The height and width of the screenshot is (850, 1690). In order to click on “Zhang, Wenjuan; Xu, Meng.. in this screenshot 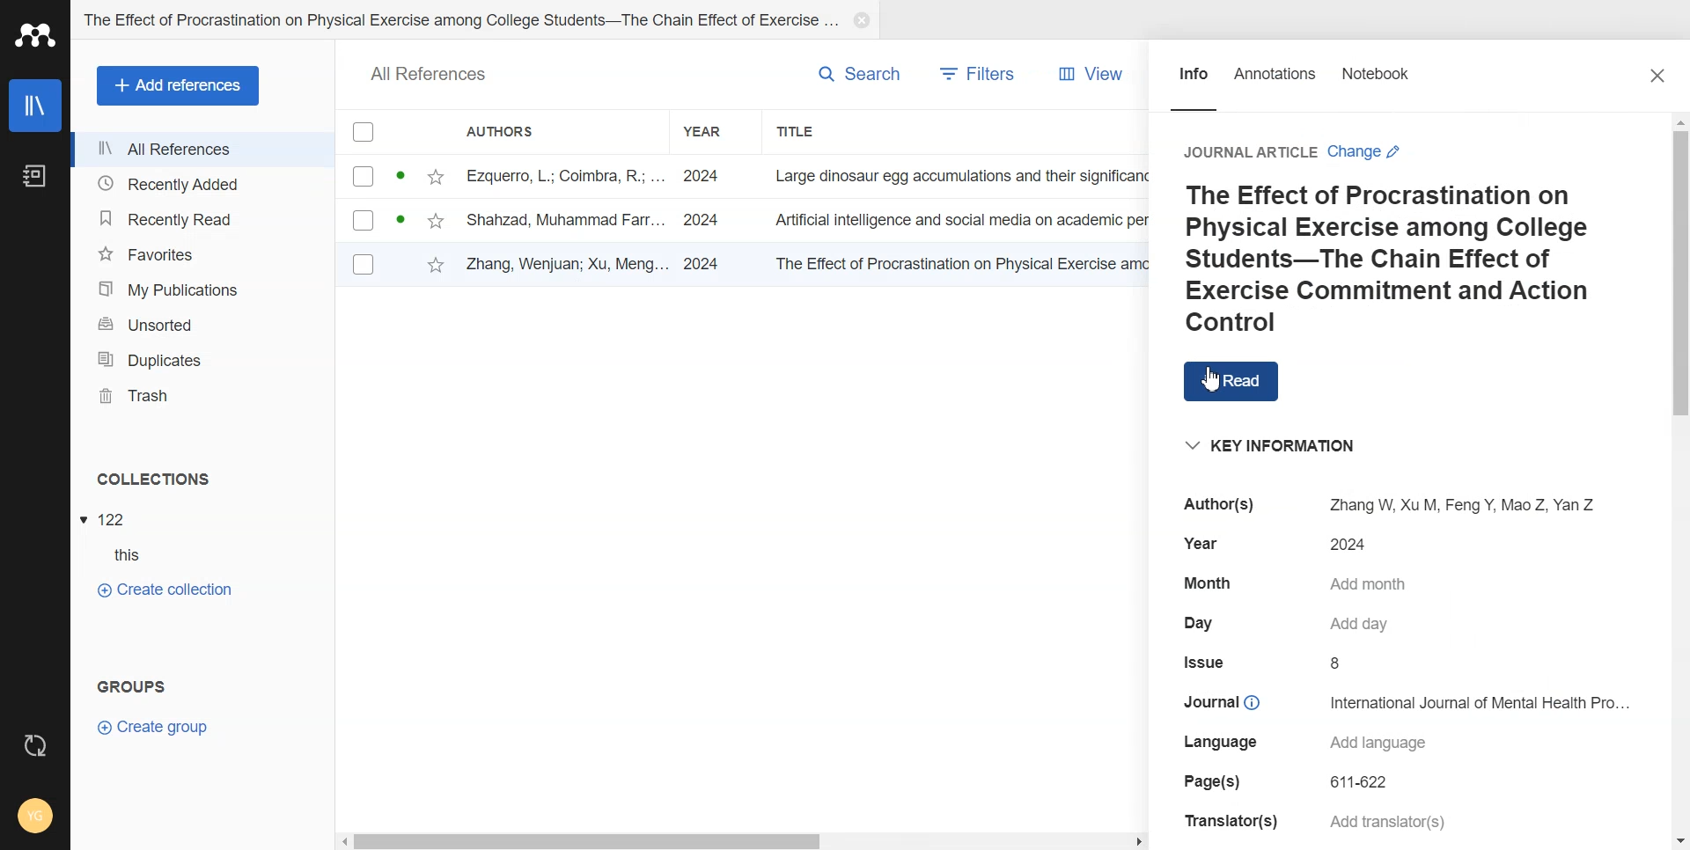, I will do `click(565, 262)`.